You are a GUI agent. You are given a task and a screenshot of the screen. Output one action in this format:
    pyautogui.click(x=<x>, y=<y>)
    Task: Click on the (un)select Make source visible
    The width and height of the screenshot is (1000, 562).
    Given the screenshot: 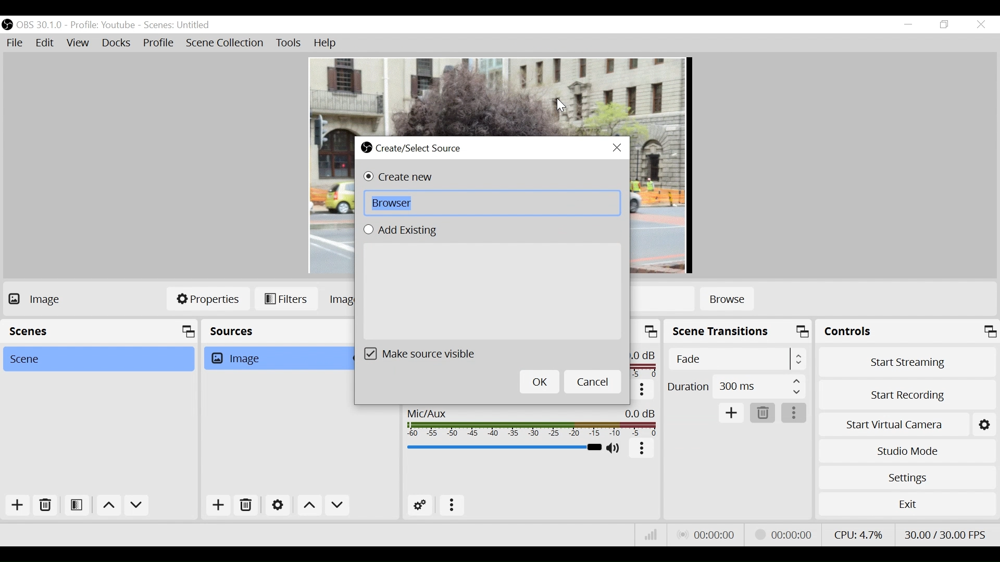 What is the action you would take?
    pyautogui.click(x=427, y=354)
    